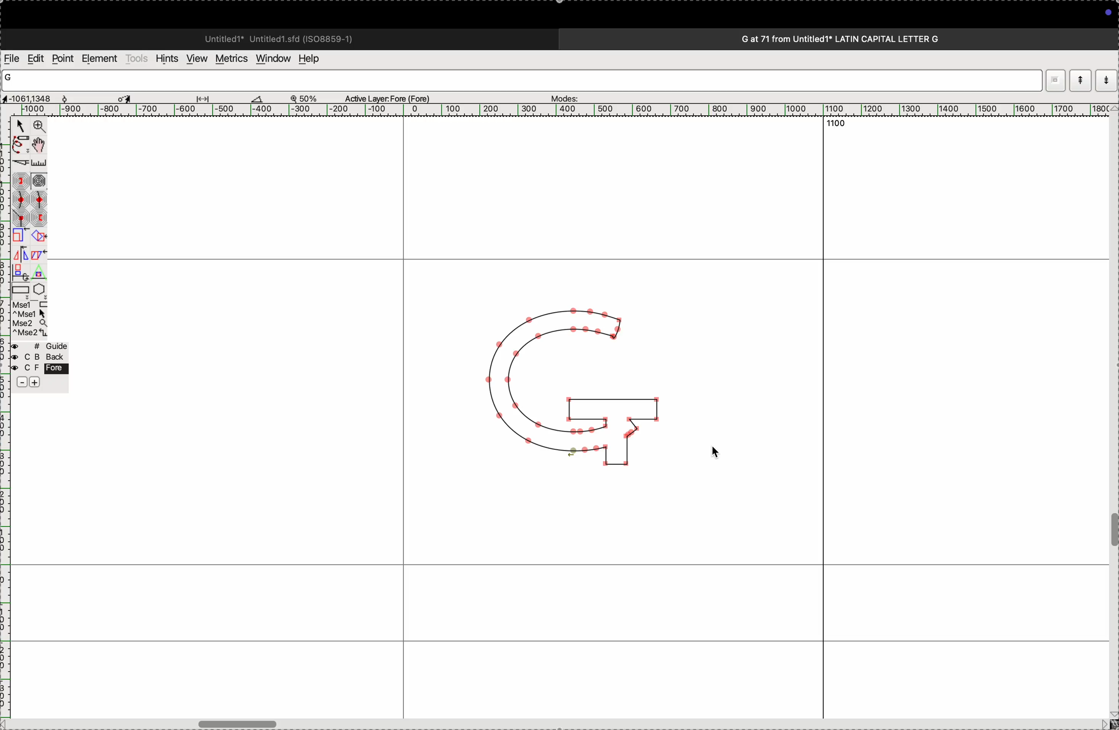 This screenshot has height=730, width=1119. What do you see at coordinates (102, 59) in the screenshot?
I see `elements` at bounding box center [102, 59].